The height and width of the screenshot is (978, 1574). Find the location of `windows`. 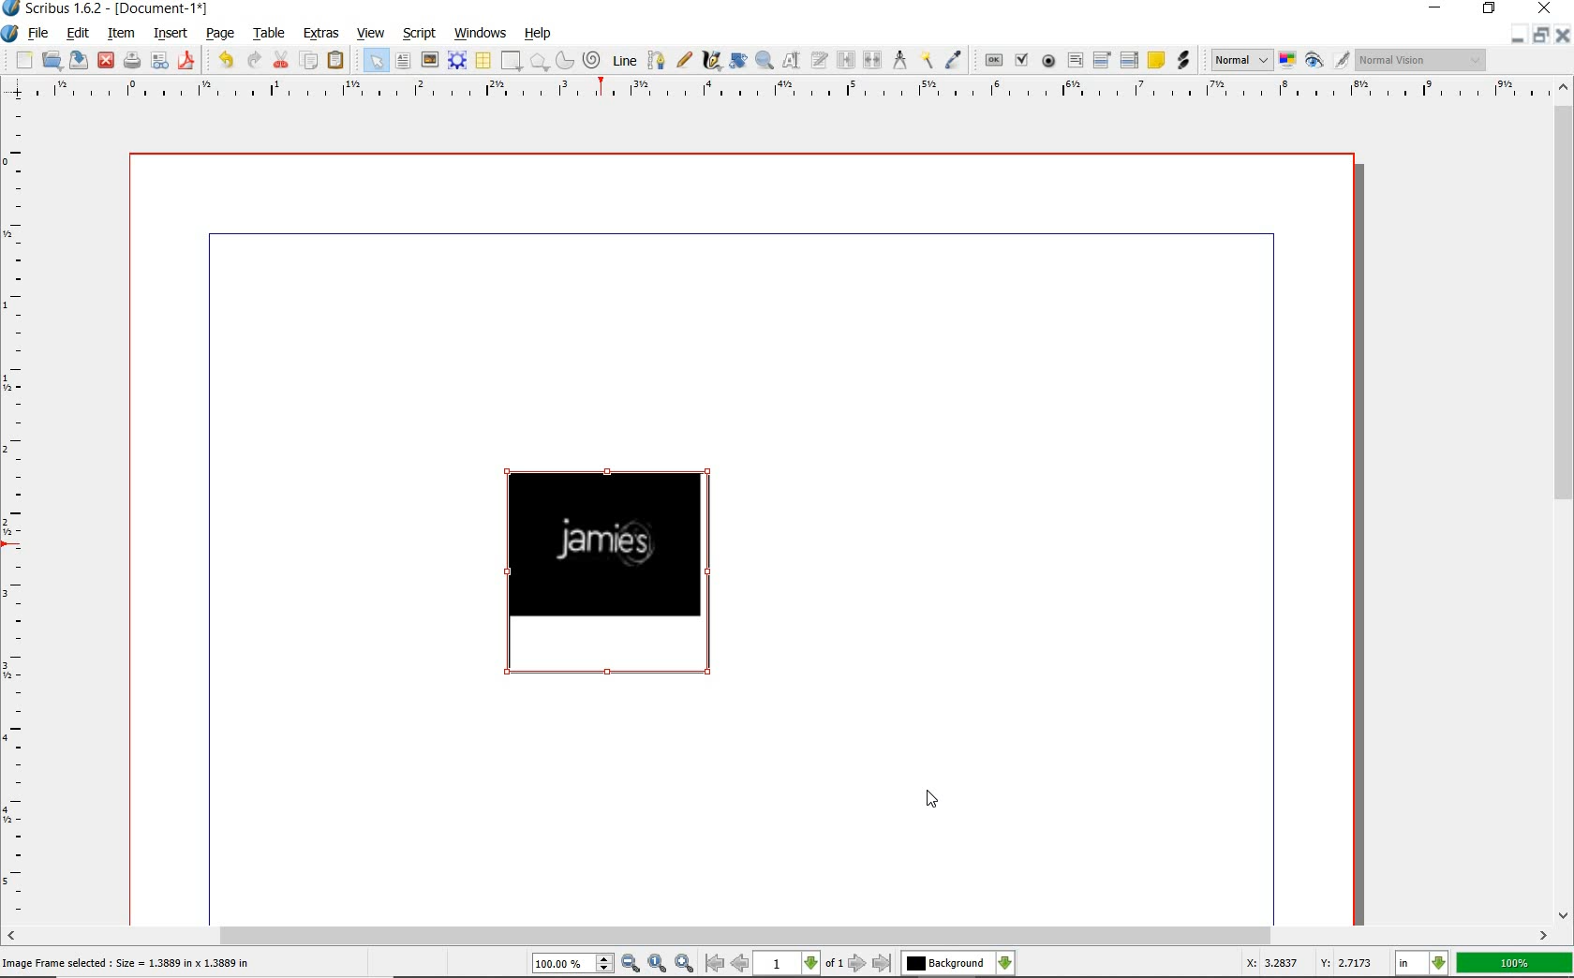

windows is located at coordinates (481, 33).